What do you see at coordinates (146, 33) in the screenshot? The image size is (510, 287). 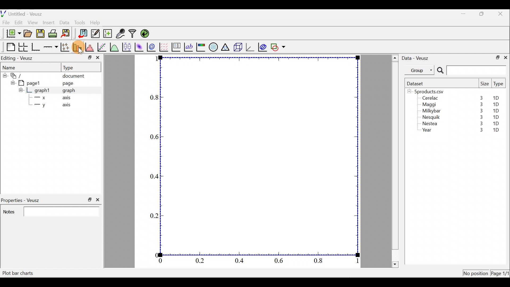 I see `Reload linked datasets` at bounding box center [146, 33].